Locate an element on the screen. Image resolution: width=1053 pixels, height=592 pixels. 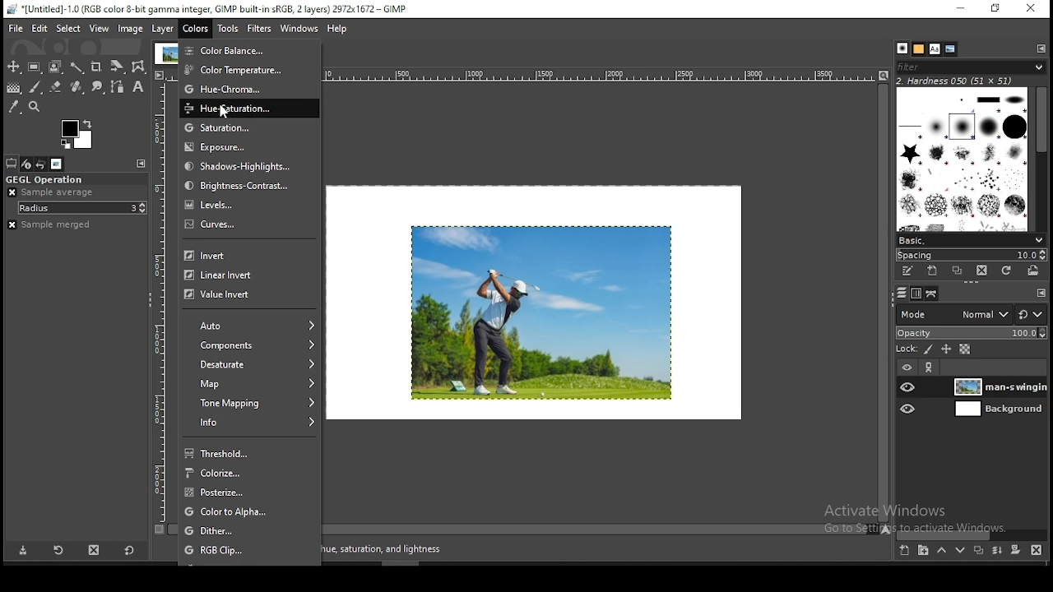
exposure is located at coordinates (250, 146).